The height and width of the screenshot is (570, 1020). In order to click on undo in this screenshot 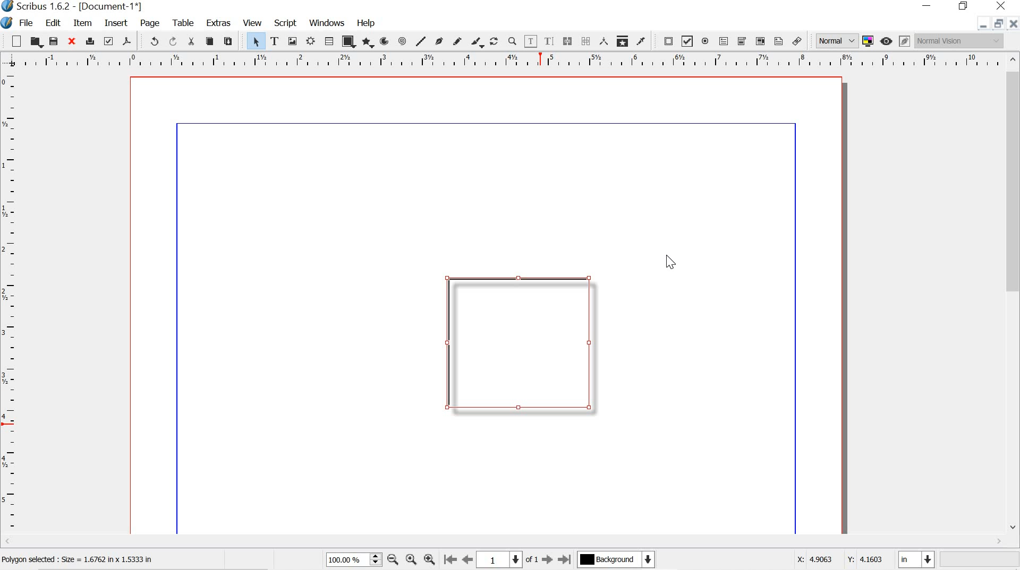, I will do `click(150, 41)`.